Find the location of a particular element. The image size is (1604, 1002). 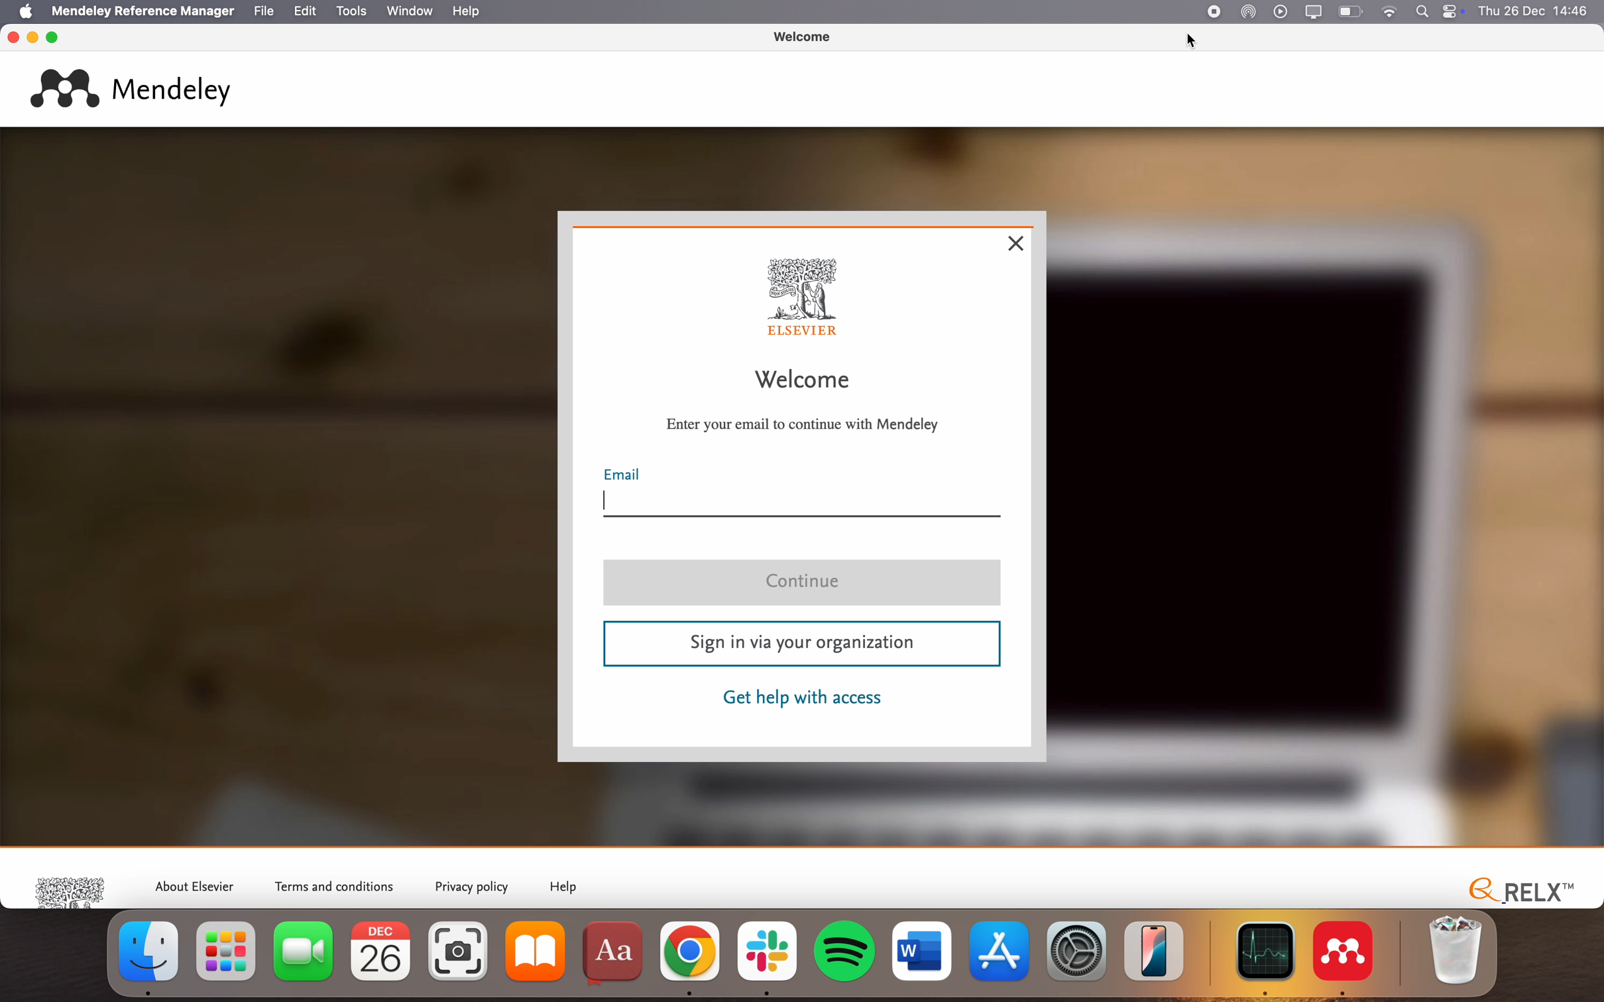

launchpad is located at coordinates (227, 958).